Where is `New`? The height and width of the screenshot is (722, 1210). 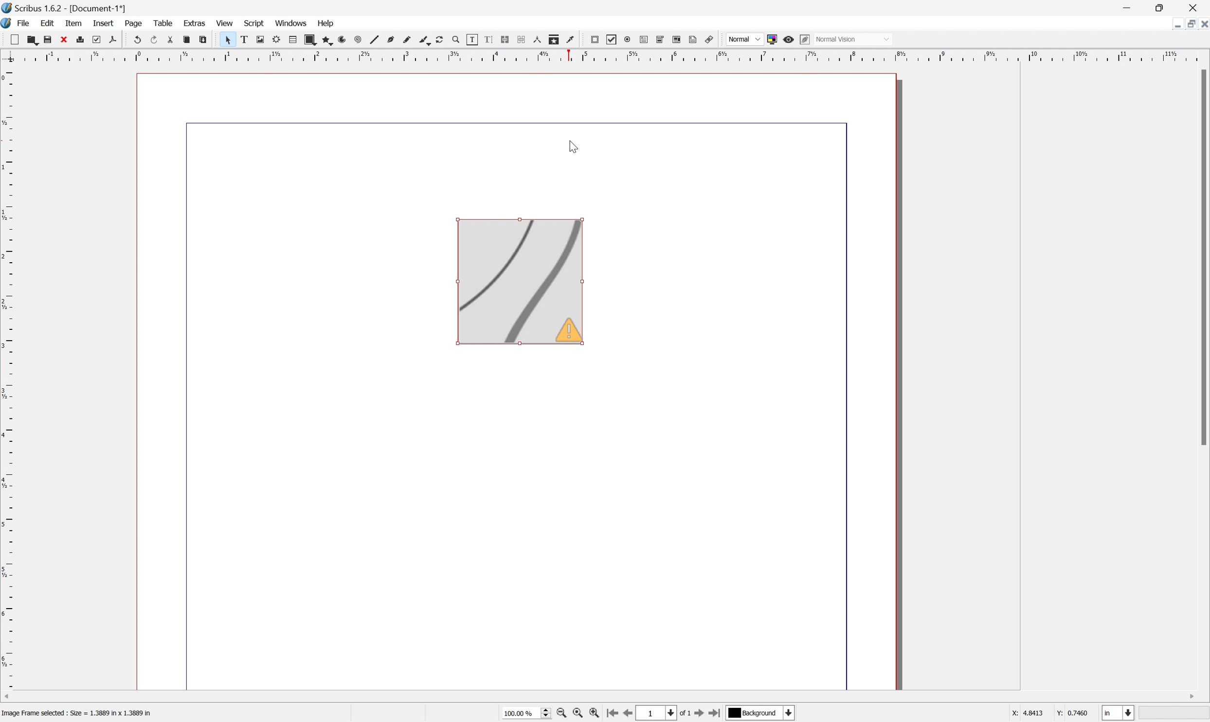 New is located at coordinates (33, 41).